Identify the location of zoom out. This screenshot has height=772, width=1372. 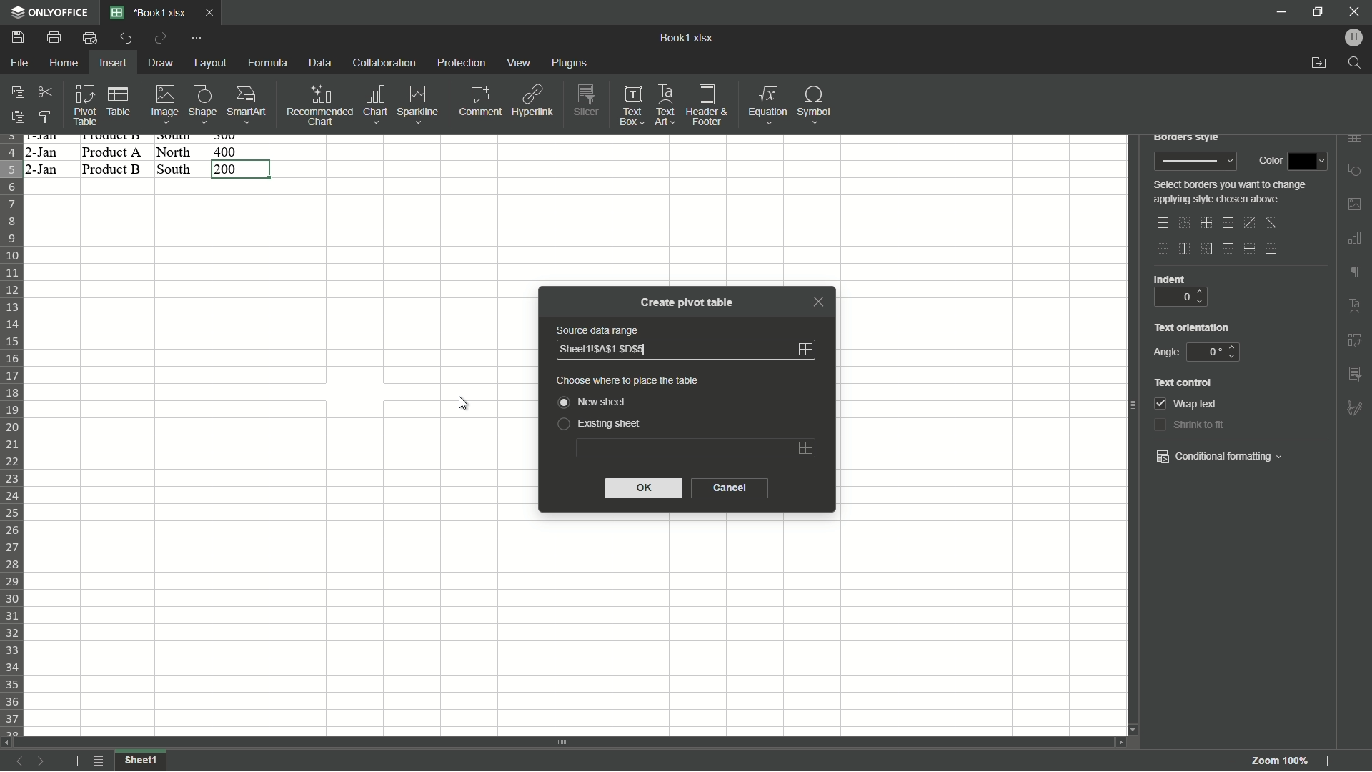
(1230, 761).